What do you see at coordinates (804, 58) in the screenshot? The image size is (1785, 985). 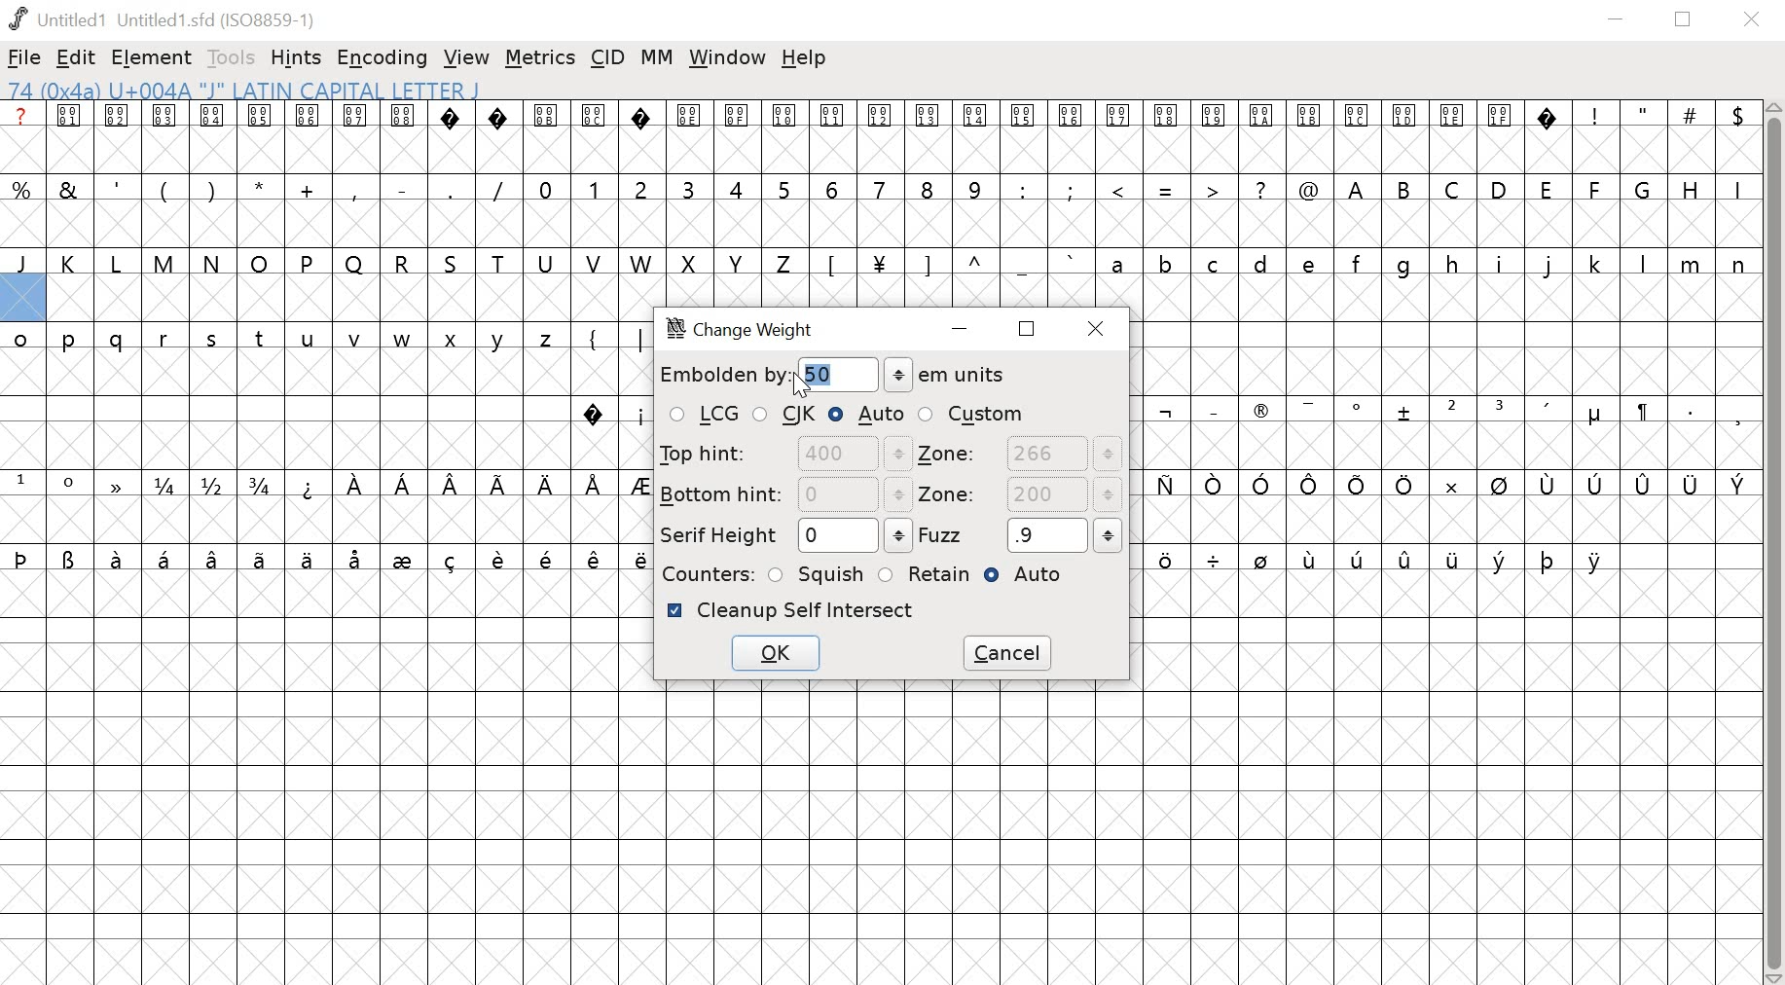 I see `help` at bounding box center [804, 58].